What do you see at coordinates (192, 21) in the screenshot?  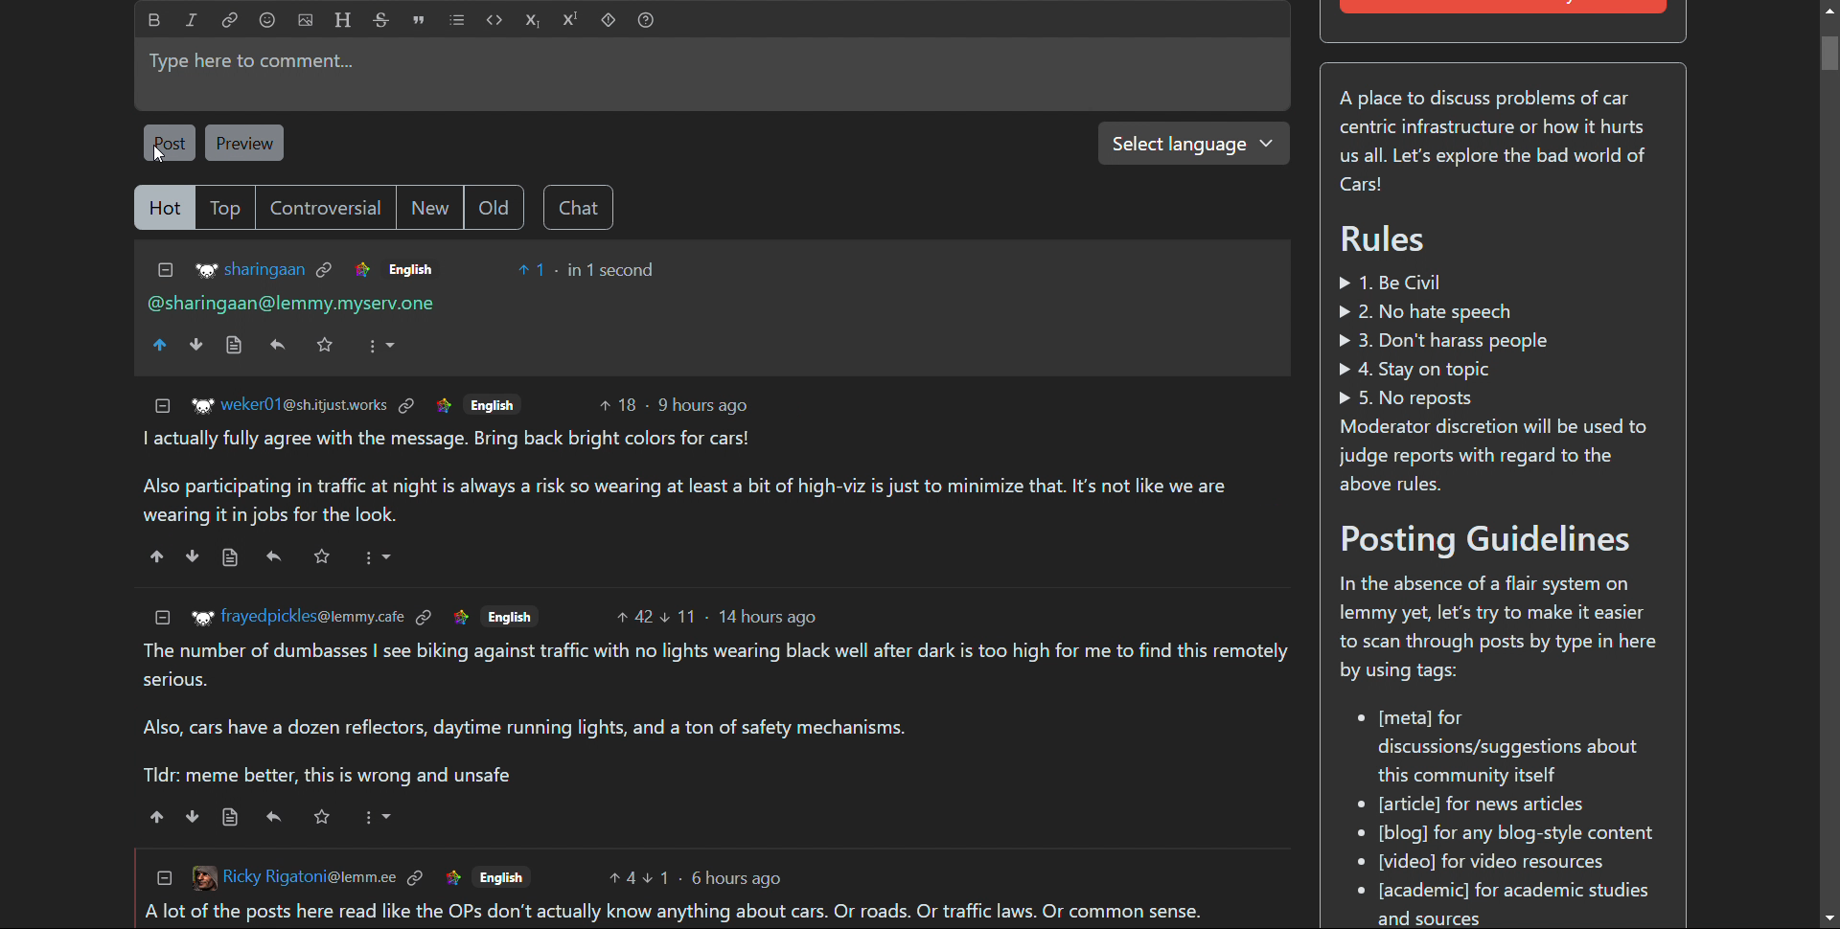 I see `italic` at bounding box center [192, 21].